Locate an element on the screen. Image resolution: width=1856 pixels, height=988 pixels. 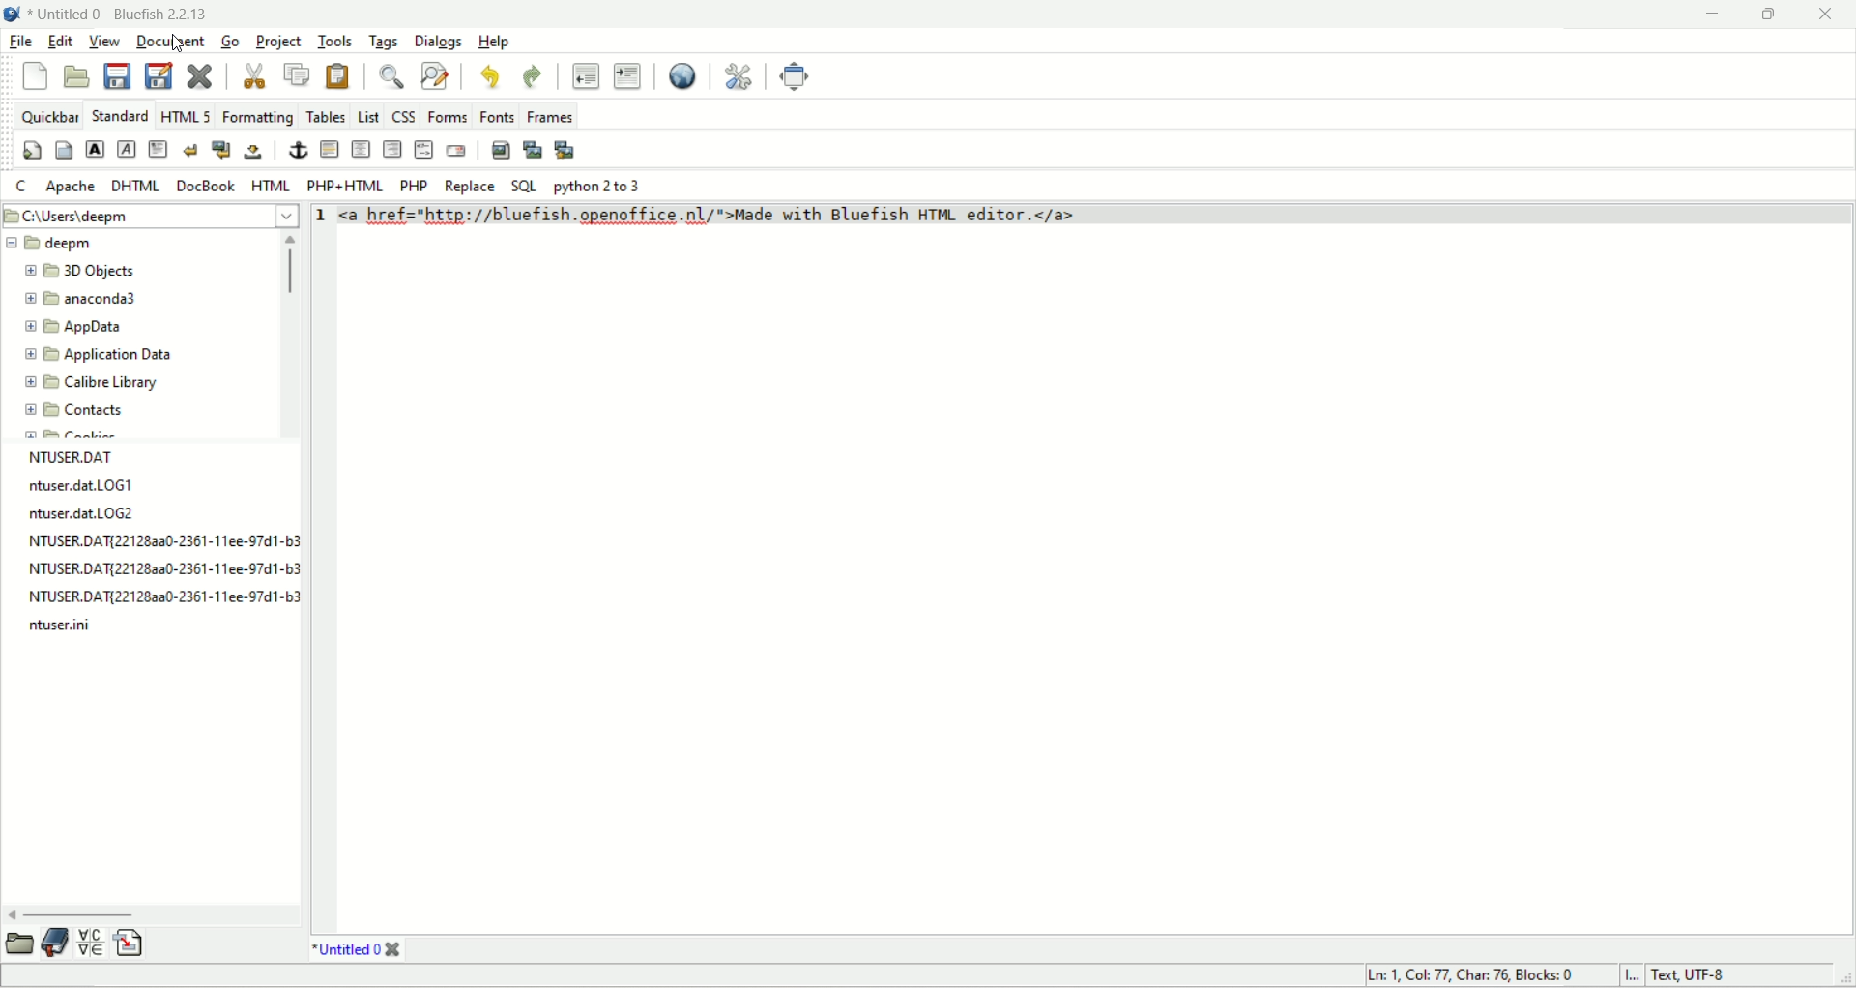
close current file is located at coordinates (196, 77).